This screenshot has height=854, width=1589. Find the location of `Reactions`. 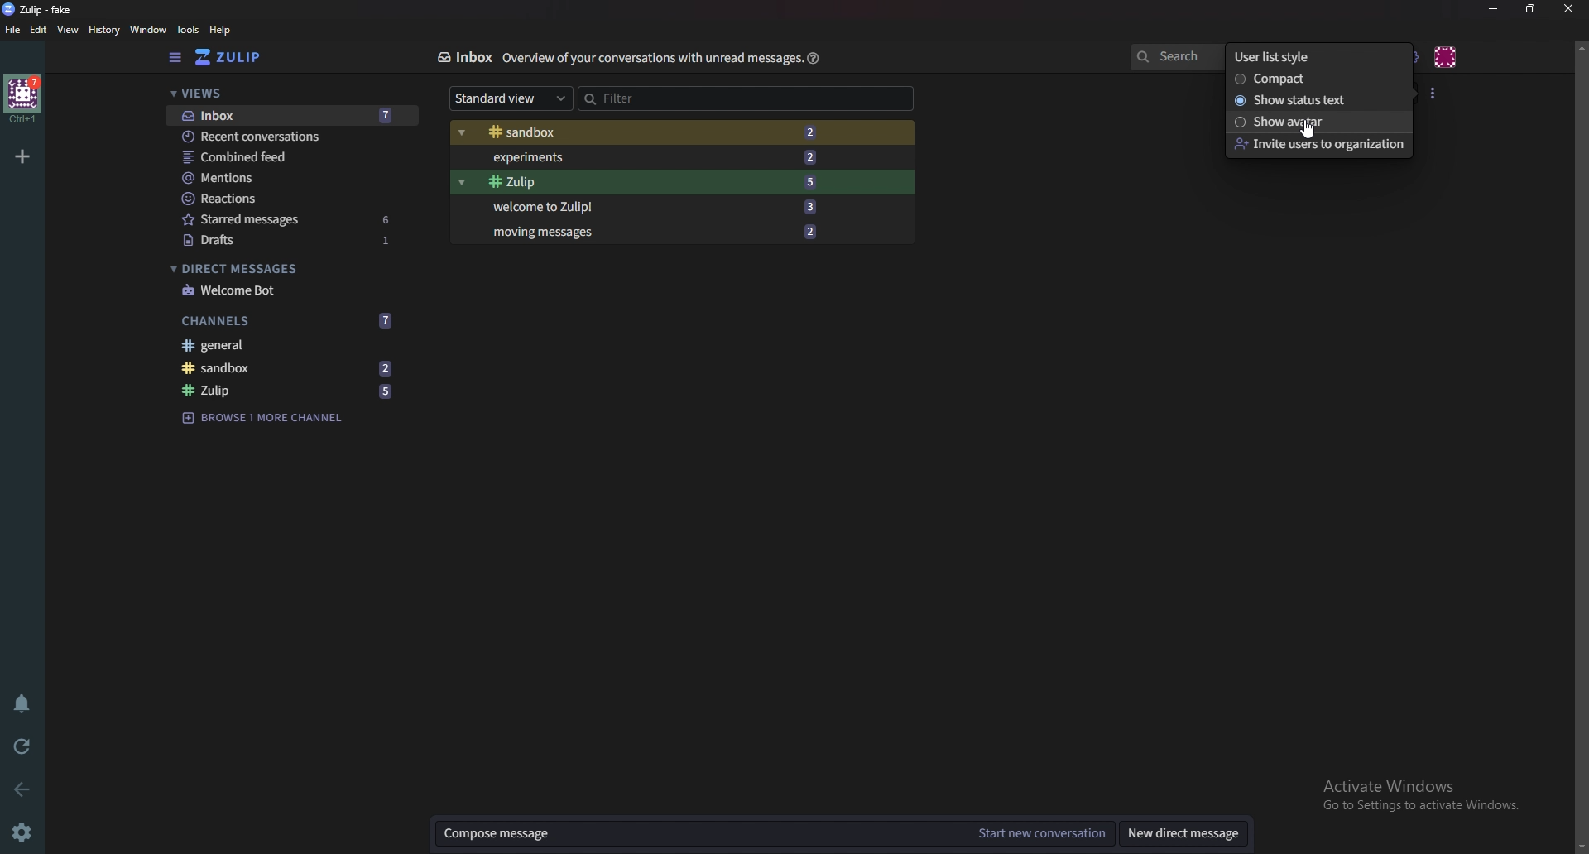

Reactions is located at coordinates (293, 198).